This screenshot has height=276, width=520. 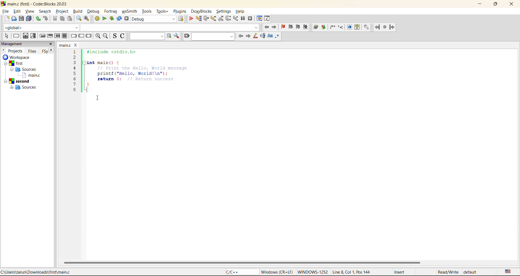 What do you see at coordinates (46, 18) in the screenshot?
I see `redo` at bounding box center [46, 18].